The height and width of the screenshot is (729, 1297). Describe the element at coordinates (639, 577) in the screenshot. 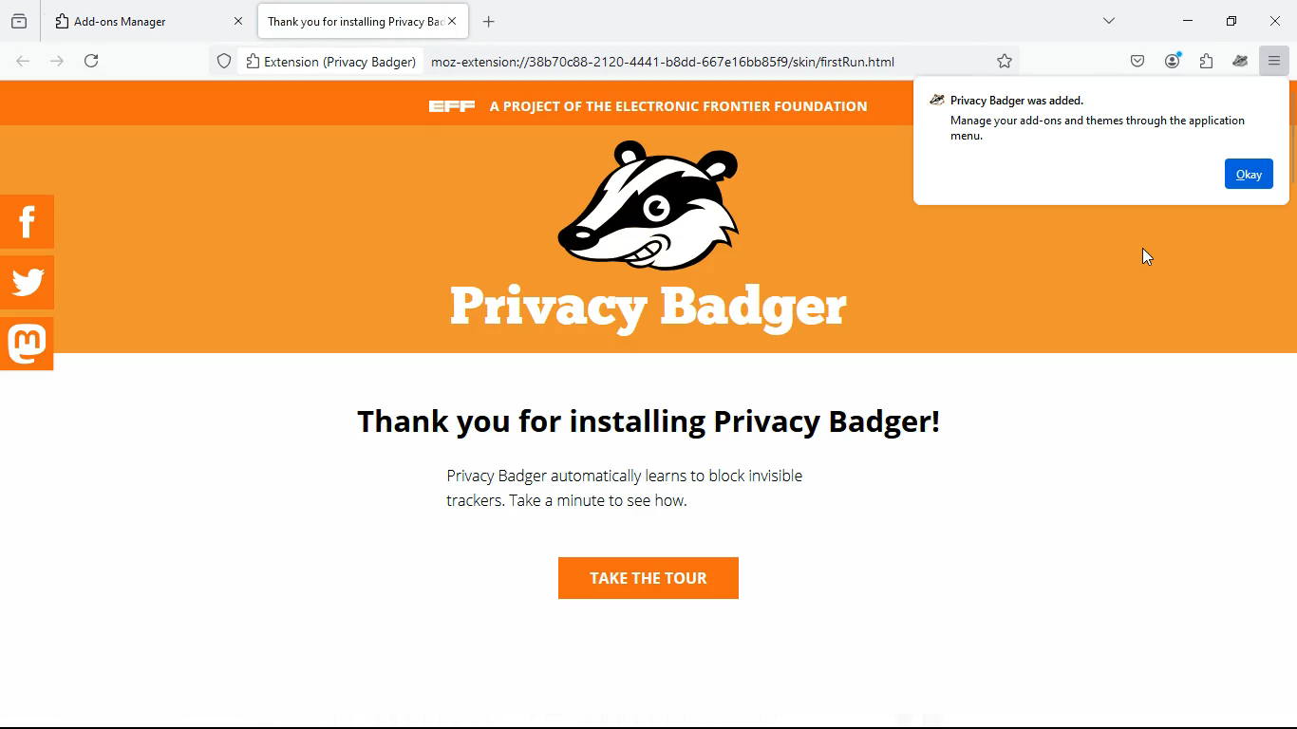

I see `take the tour` at that location.